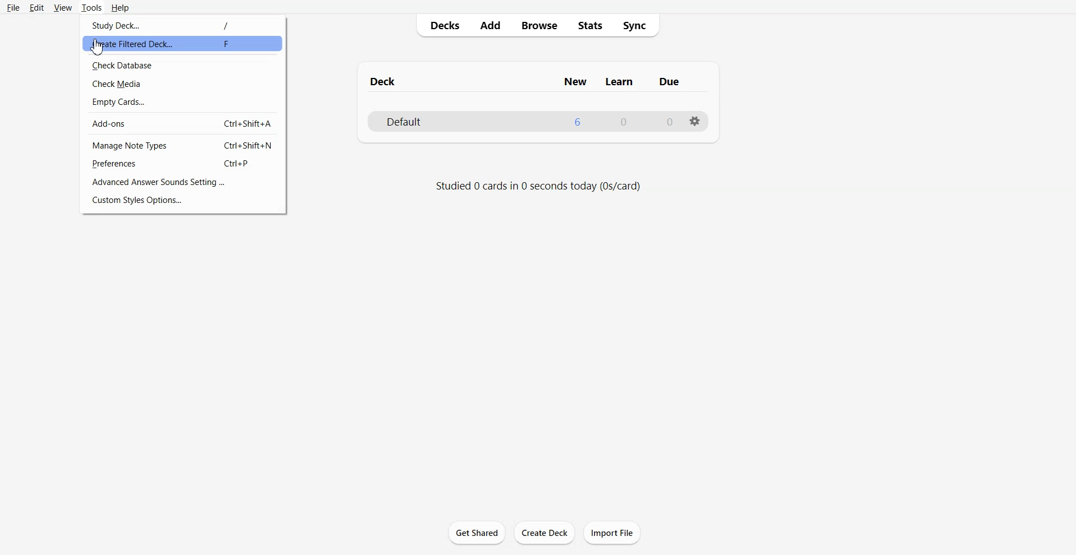 This screenshot has width=1076, height=555. What do you see at coordinates (38, 8) in the screenshot?
I see `Edit` at bounding box center [38, 8].